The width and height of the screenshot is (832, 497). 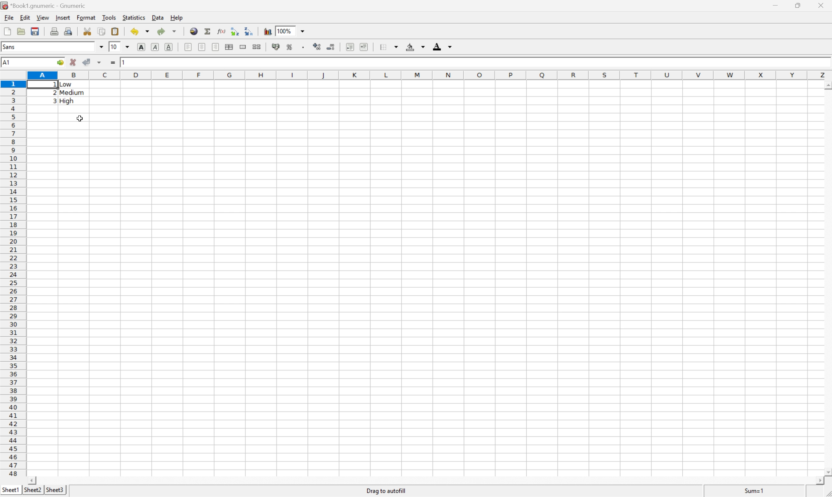 I want to click on Minimize, so click(x=774, y=5).